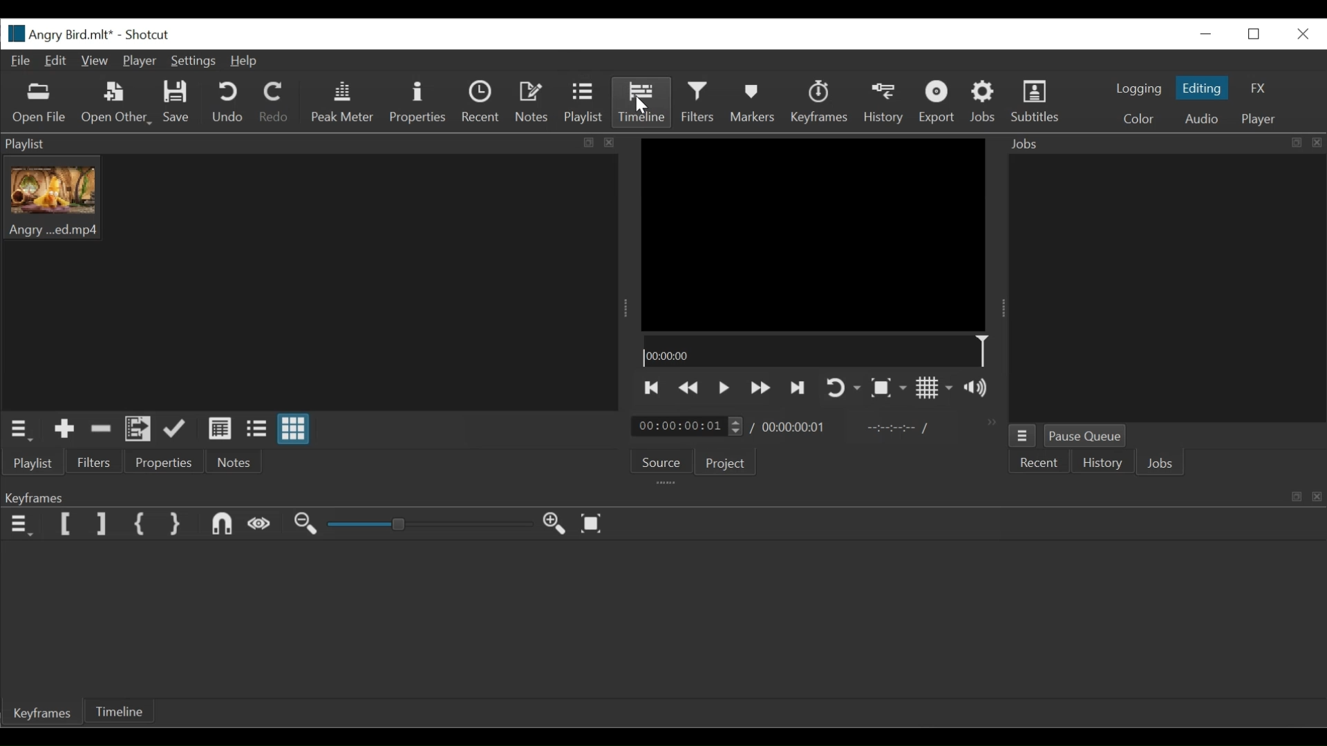 The height and width of the screenshot is (746, 1327). I want to click on Color, so click(1138, 117).